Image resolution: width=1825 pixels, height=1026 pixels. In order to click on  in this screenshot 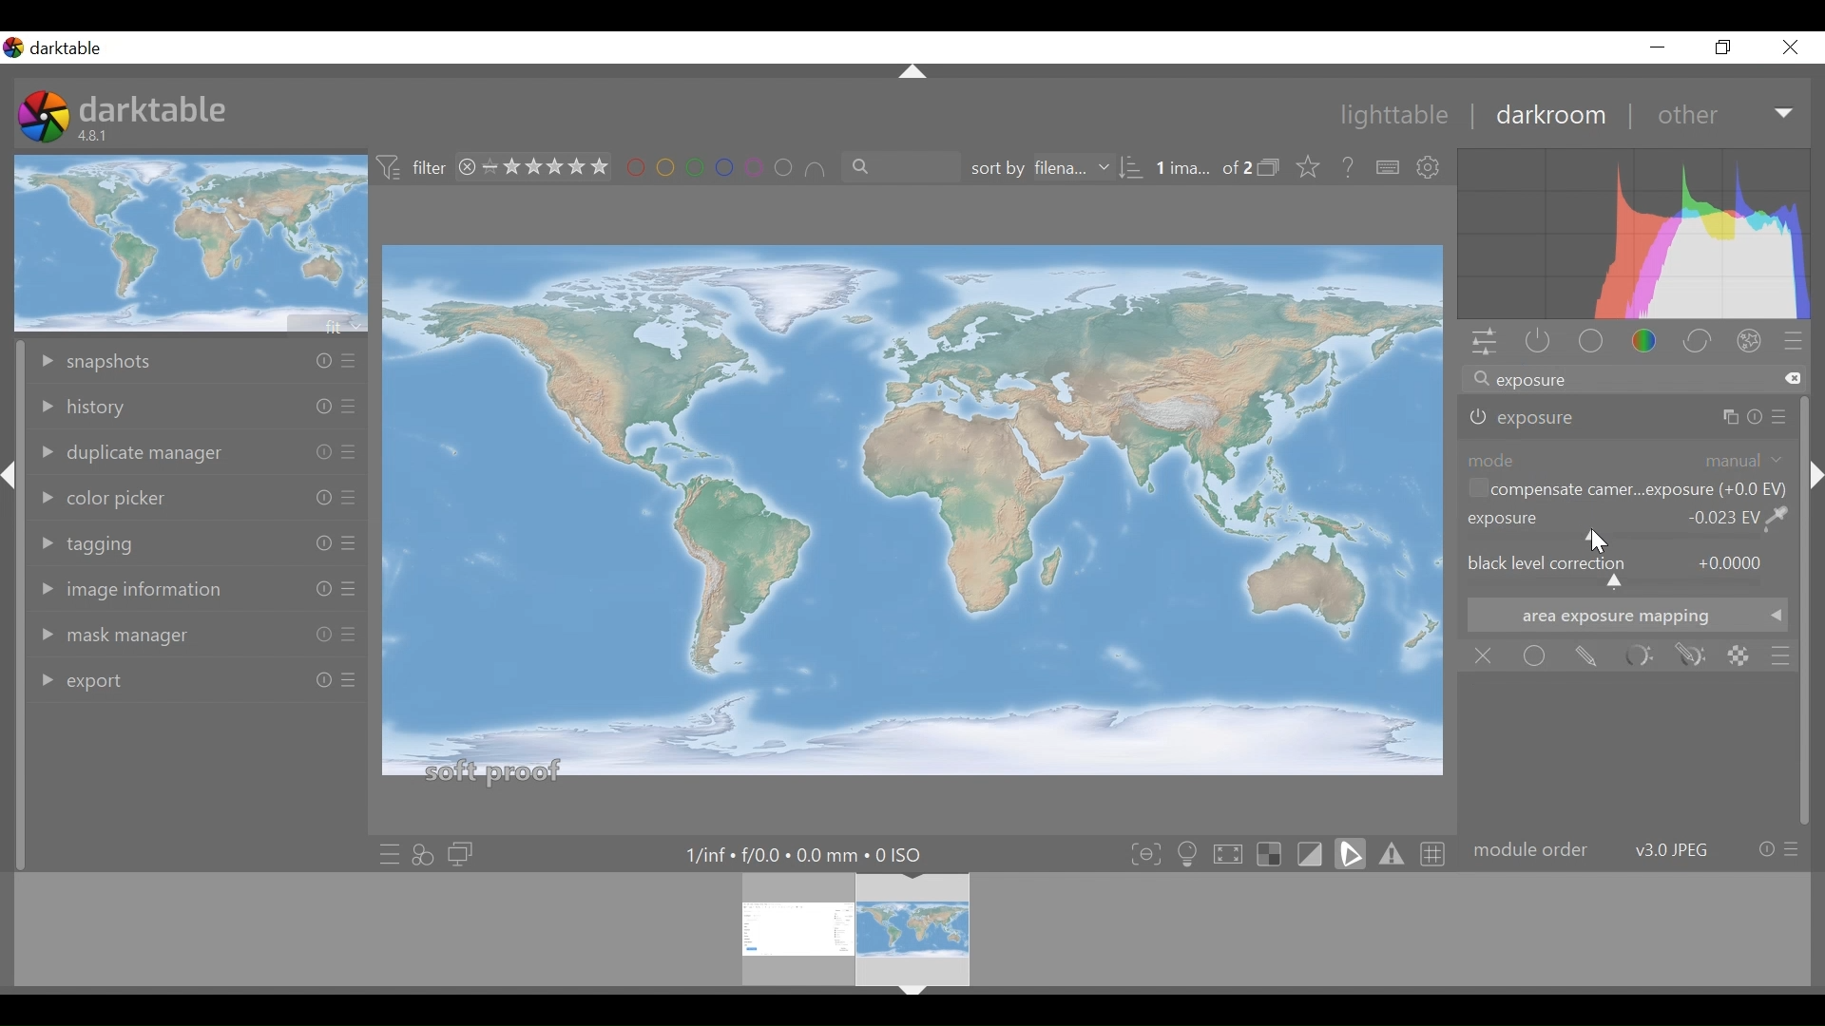, I will do `click(1657, 47)`.